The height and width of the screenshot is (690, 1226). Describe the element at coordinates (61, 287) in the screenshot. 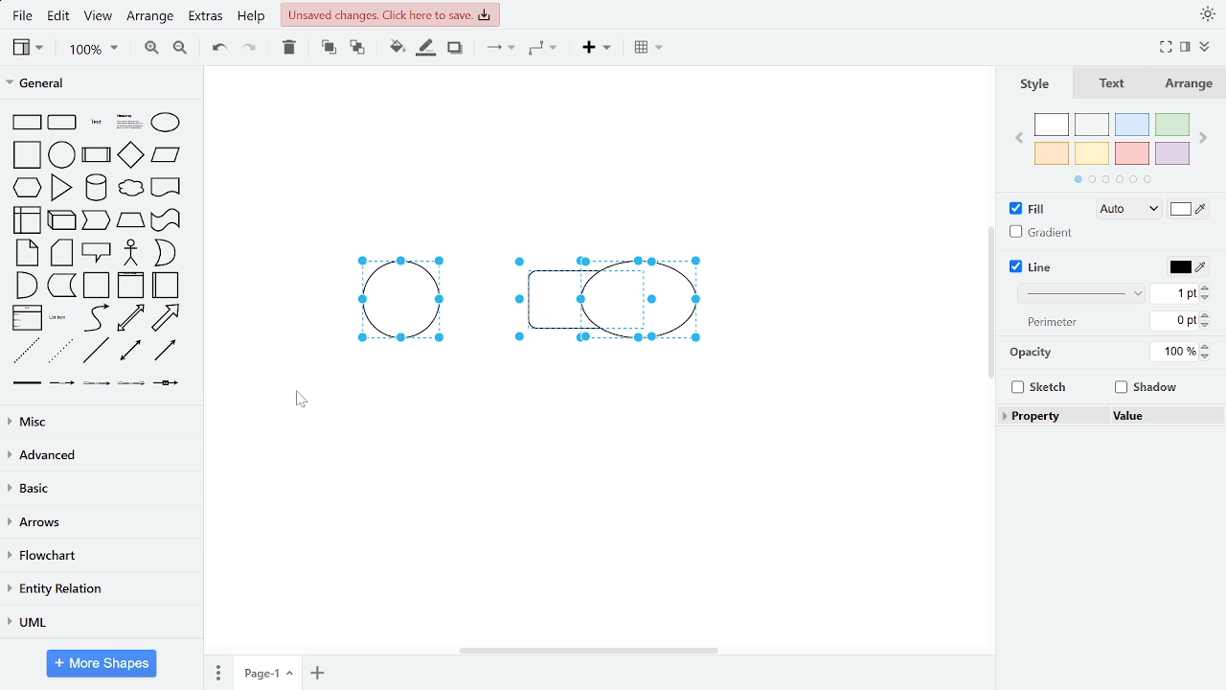

I see `step` at that location.